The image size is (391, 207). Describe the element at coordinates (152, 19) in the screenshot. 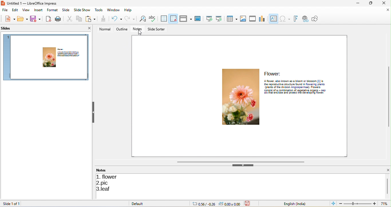

I see `spelling` at that location.